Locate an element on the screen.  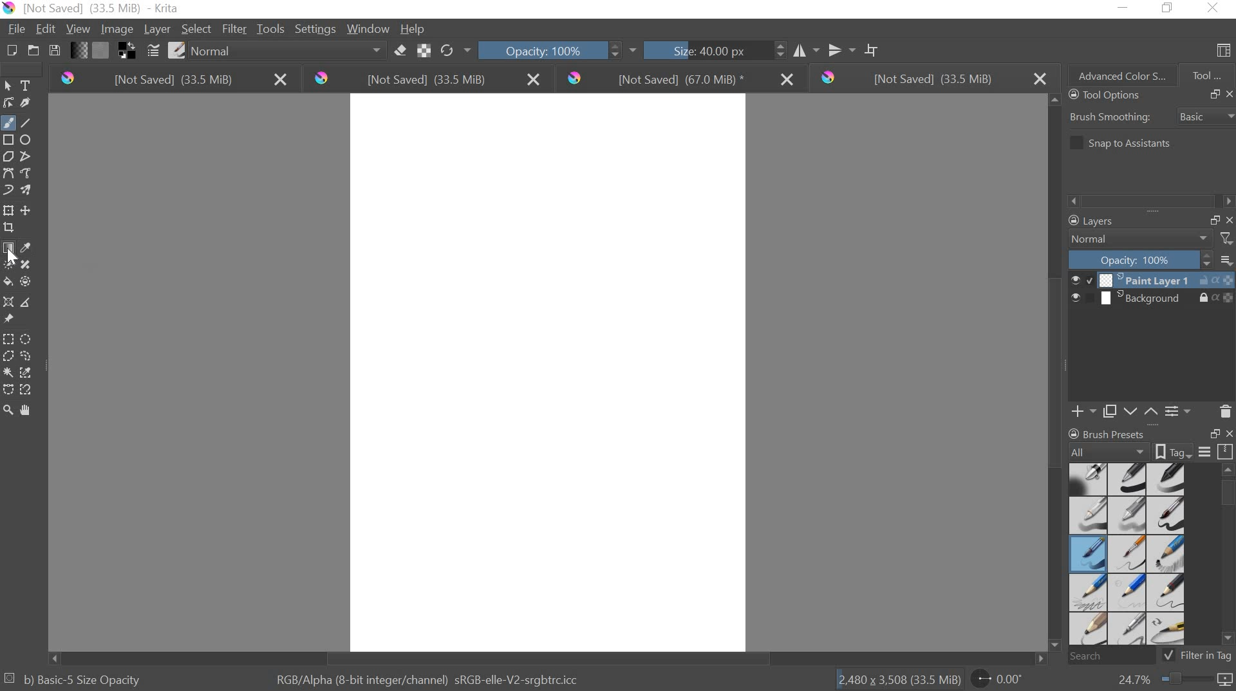
eyedropper is located at coordinates (28, 247).